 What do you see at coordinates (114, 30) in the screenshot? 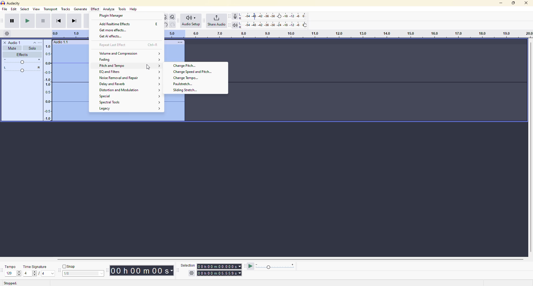
I see `get more effects` at bounding box center [114, 30].